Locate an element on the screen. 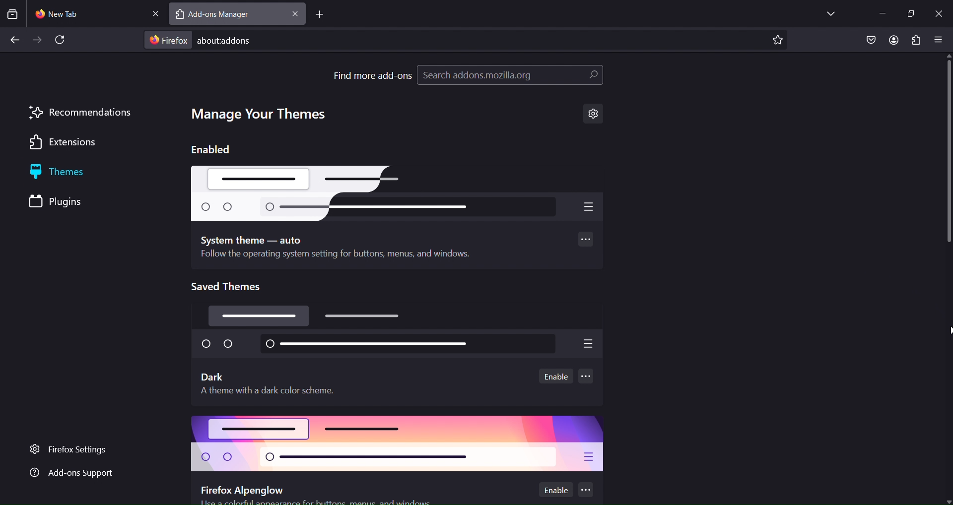 This screenshot has width=953, height=505. go forward one page is located at coordinates (38, 41).